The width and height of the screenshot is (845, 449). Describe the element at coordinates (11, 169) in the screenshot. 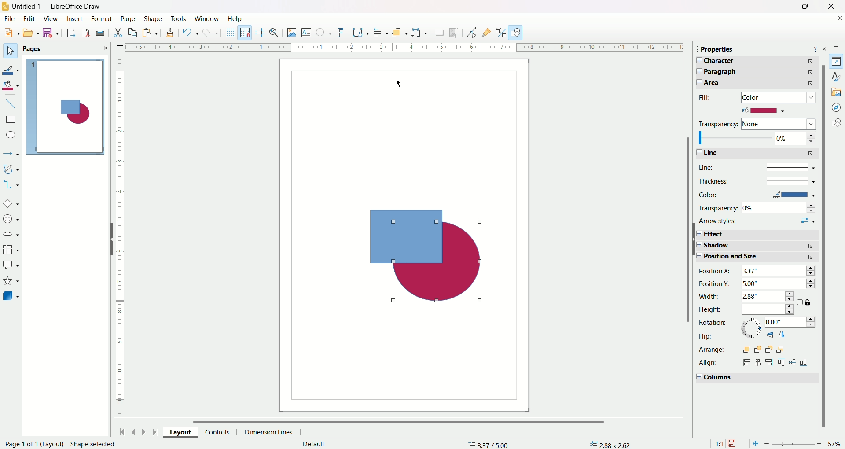

I see `curves and polygons` at that location.